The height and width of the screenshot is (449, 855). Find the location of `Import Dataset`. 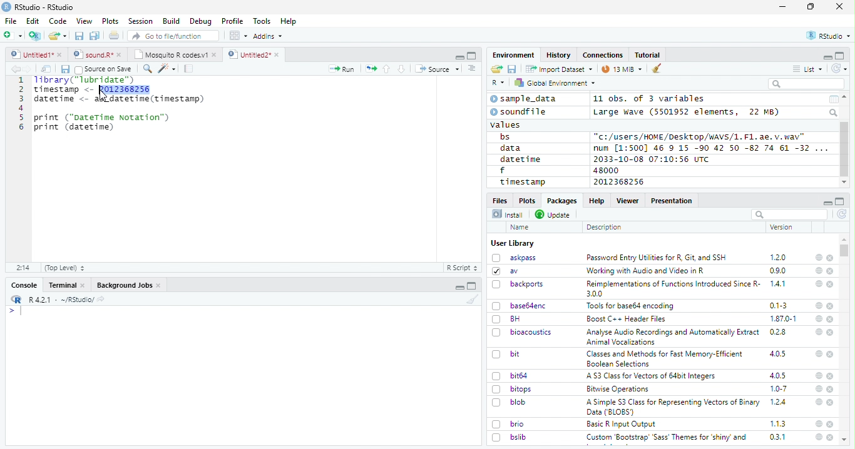

Import Dataset is located at coordinates (559, 69).